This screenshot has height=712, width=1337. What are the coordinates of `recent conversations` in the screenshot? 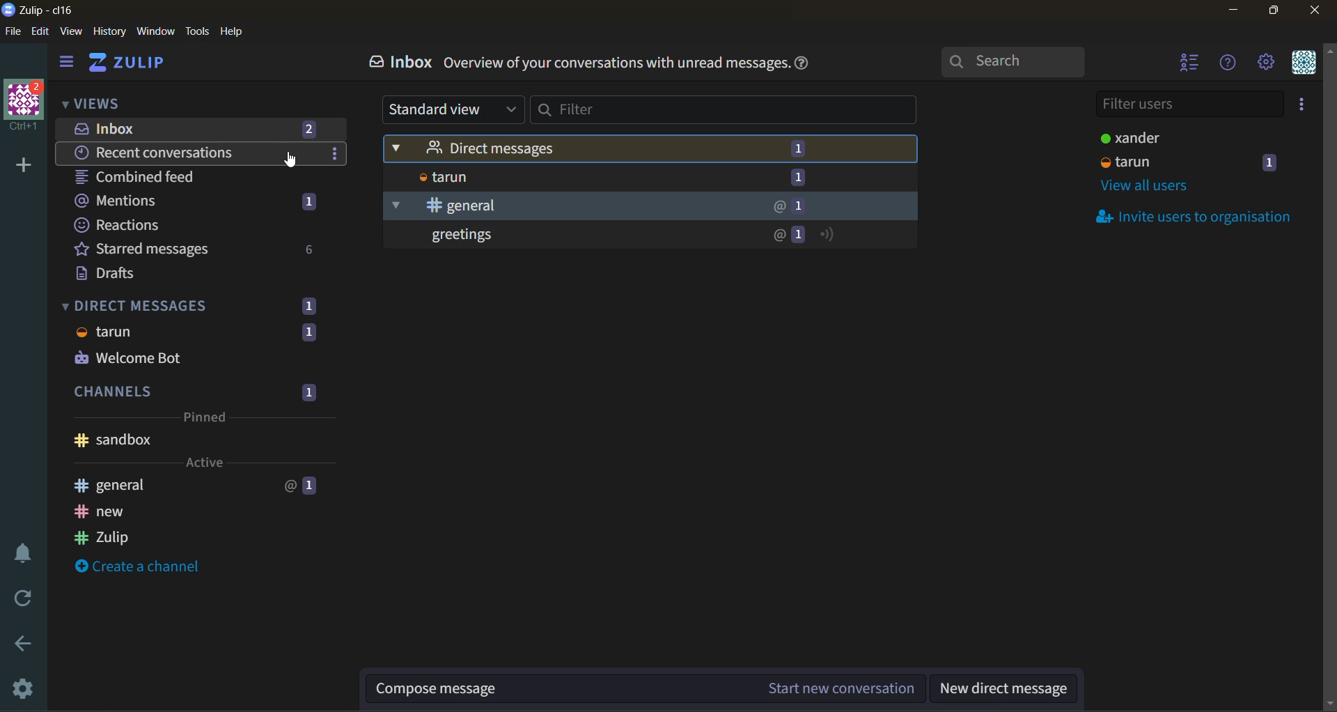 It's located at (166, 153).